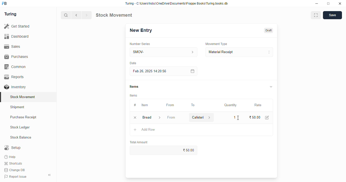 The image size is (346, 182). I want to click on search, so click(66, 15).